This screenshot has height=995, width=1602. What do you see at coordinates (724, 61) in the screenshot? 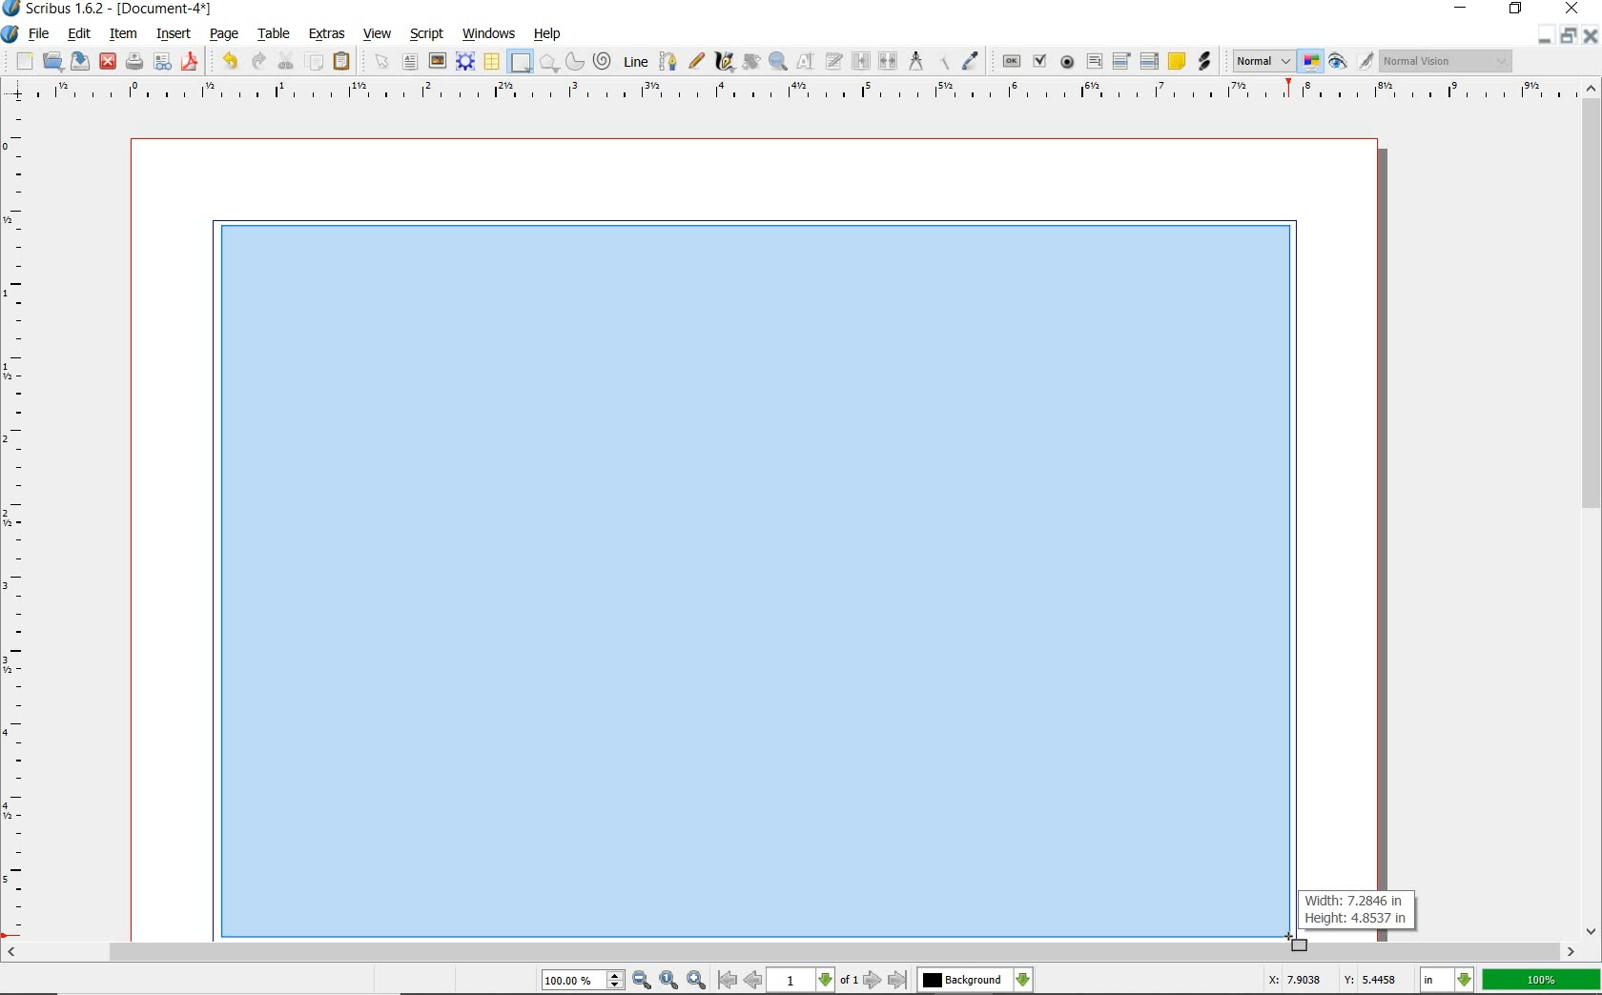
I see `calligraphic line` at bounding box center [724, 61].